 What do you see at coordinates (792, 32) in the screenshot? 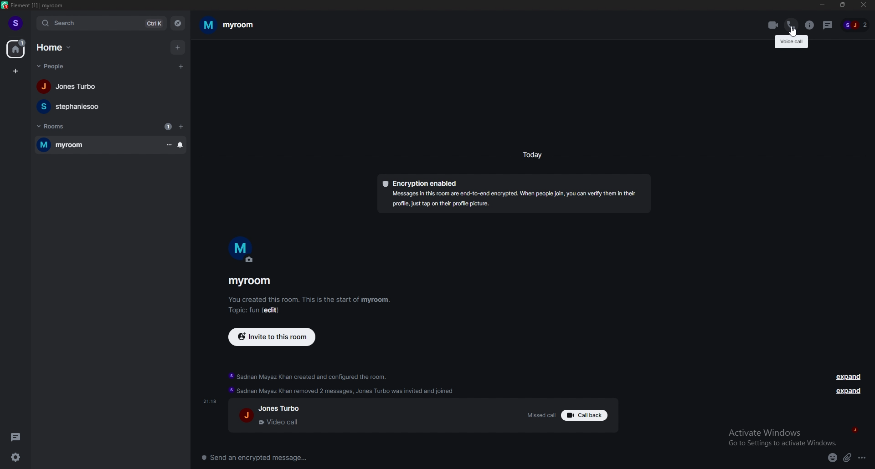
I see `cursor` at bounding box center [792, 32].